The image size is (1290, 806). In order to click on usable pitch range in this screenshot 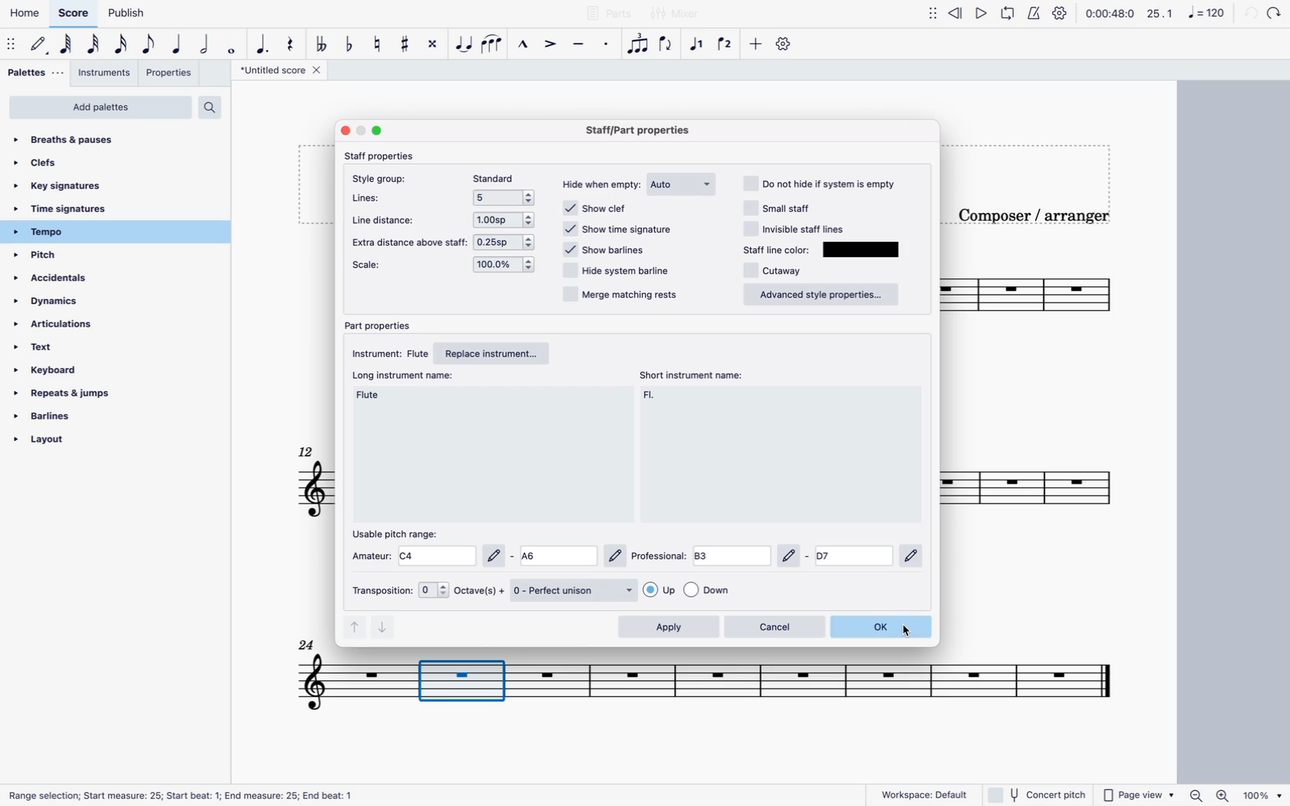, I will do `click(402, 533)`.